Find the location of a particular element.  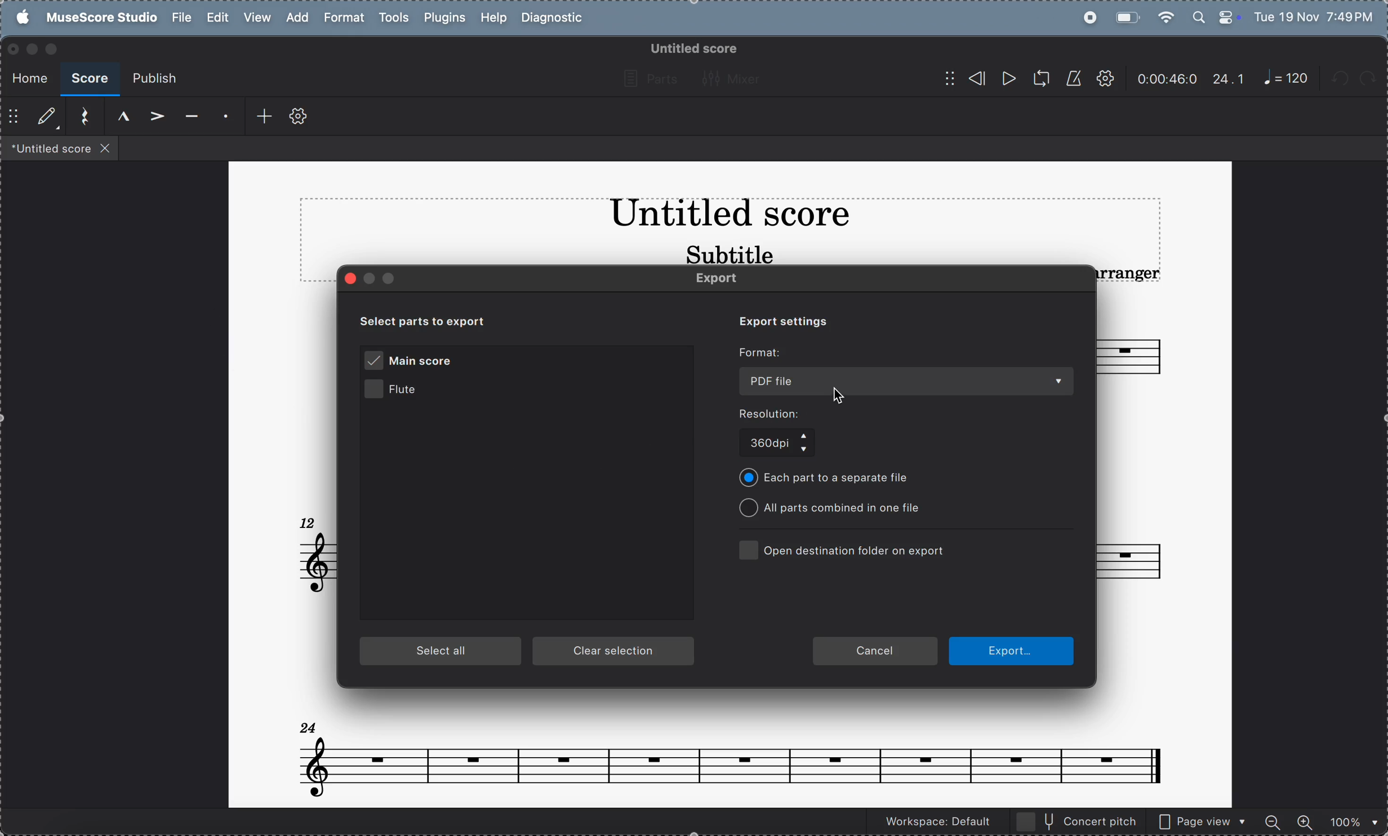

plugins is located at coordinates (442, 19).